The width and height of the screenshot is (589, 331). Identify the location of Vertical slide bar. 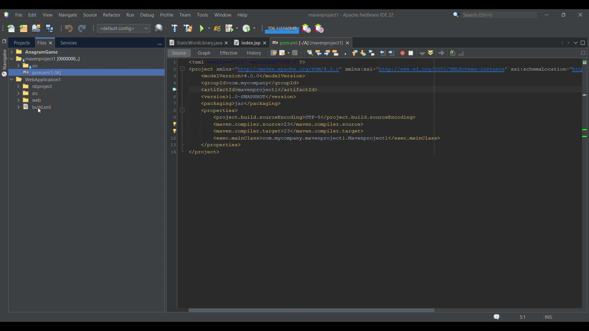
(581, 186).